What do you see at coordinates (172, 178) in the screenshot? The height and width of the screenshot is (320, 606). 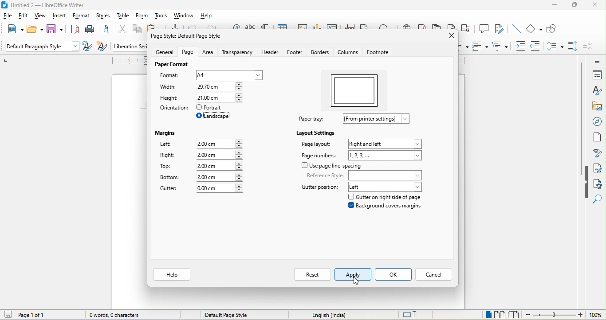 I see `bottom` at bounding box center [172, 178].